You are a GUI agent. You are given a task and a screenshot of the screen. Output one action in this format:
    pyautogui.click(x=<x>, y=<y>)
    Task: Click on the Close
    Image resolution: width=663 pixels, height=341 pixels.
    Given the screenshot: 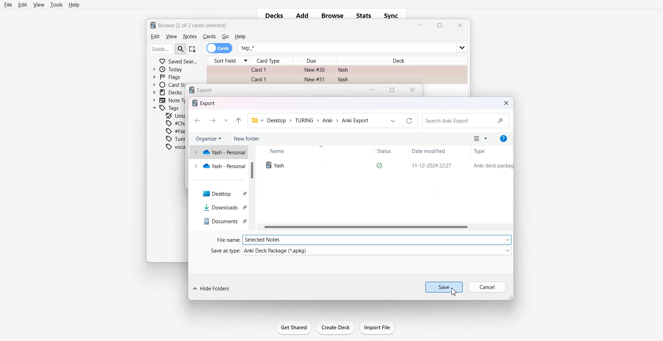 What is the action you would take?
    pyautogui.click(x=459, y=25)
    